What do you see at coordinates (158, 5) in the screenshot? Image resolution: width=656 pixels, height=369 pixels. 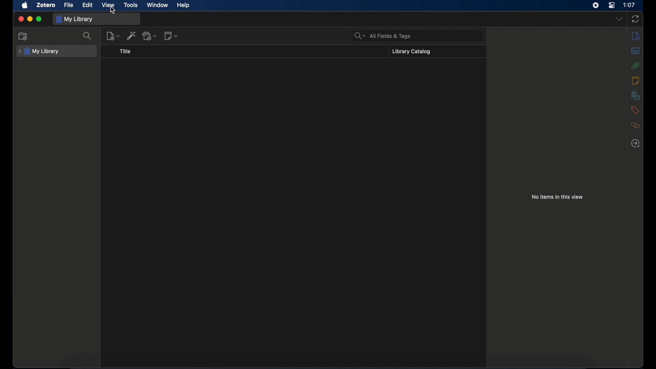 I see `window` at bounding box center [158, 5].